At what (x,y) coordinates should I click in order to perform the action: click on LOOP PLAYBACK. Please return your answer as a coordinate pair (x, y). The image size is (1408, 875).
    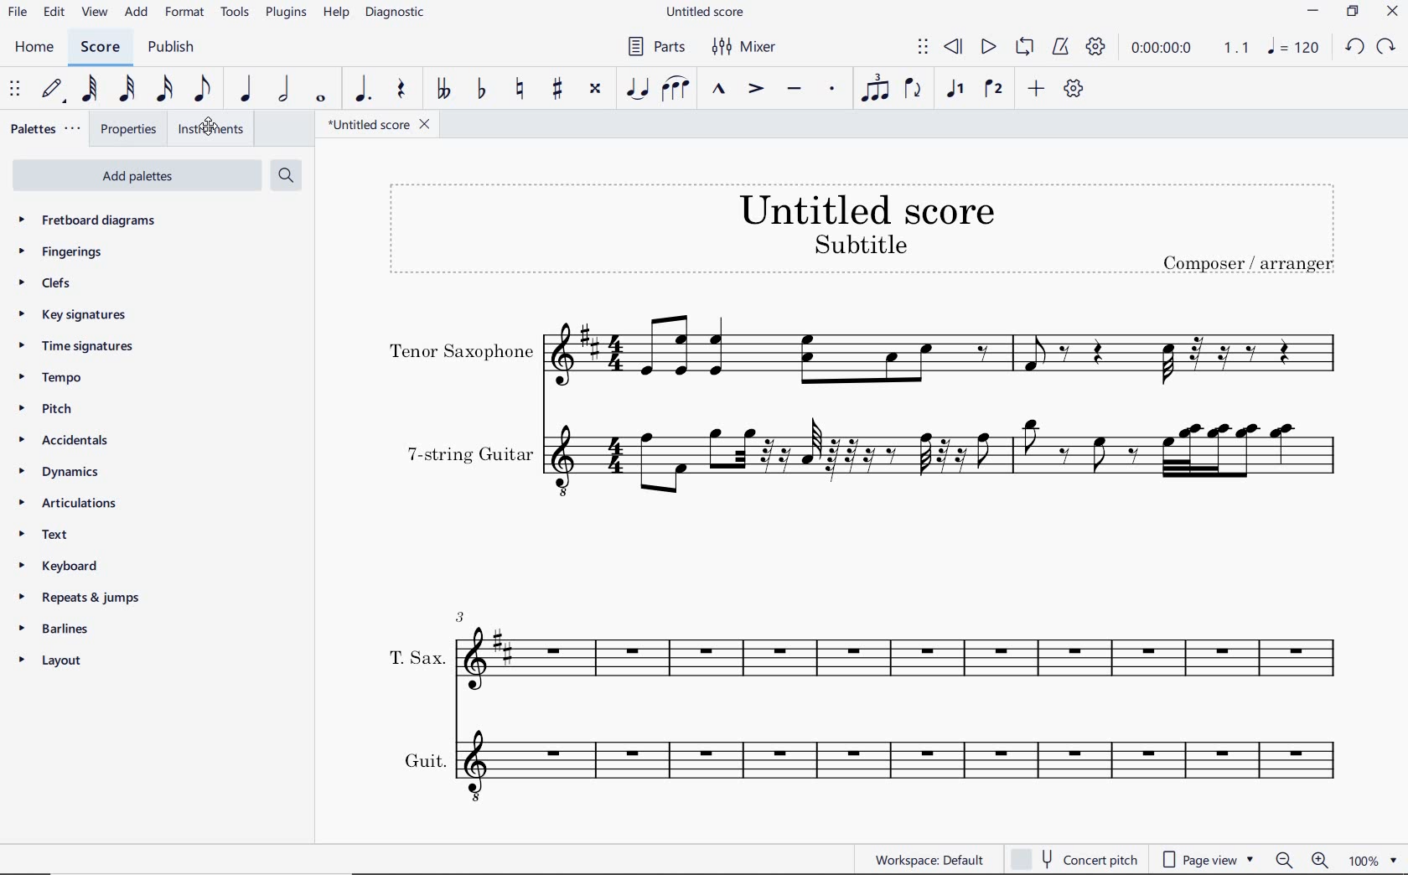
    Looking at the image, I should click on (1022, 48).